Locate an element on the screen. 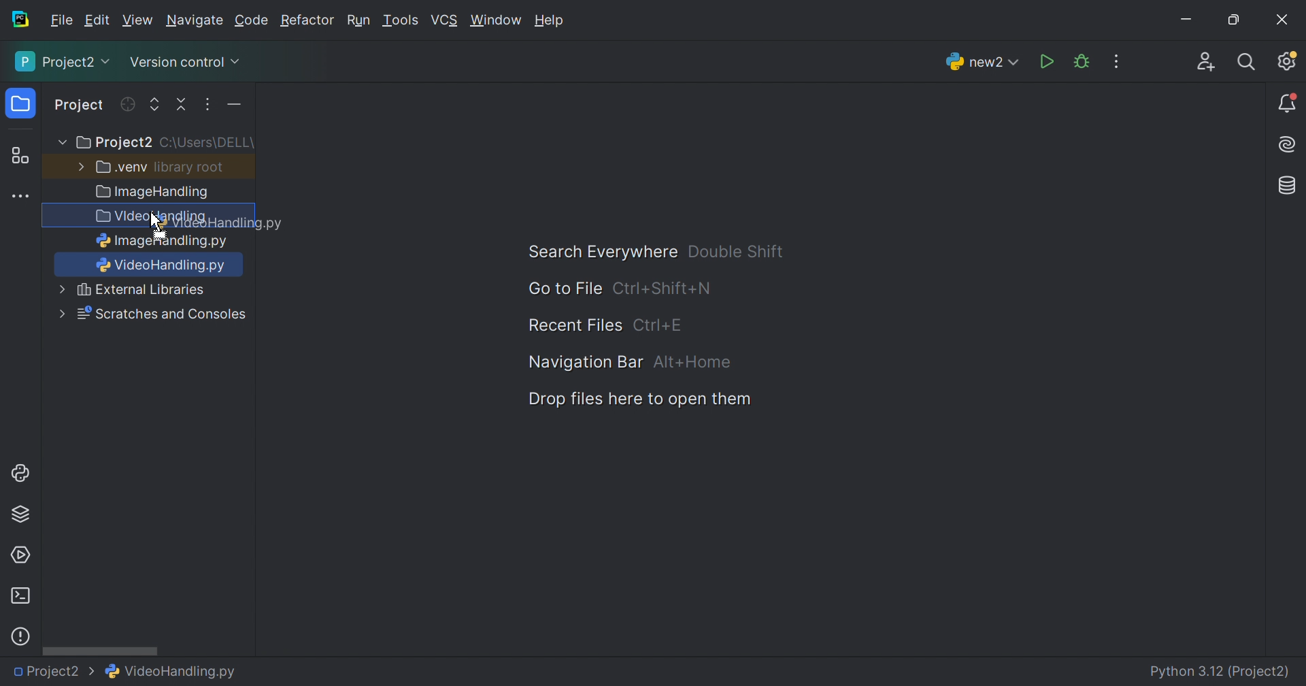 The image size is (1306, 686). Refresh is located at coordinates (127, 104).